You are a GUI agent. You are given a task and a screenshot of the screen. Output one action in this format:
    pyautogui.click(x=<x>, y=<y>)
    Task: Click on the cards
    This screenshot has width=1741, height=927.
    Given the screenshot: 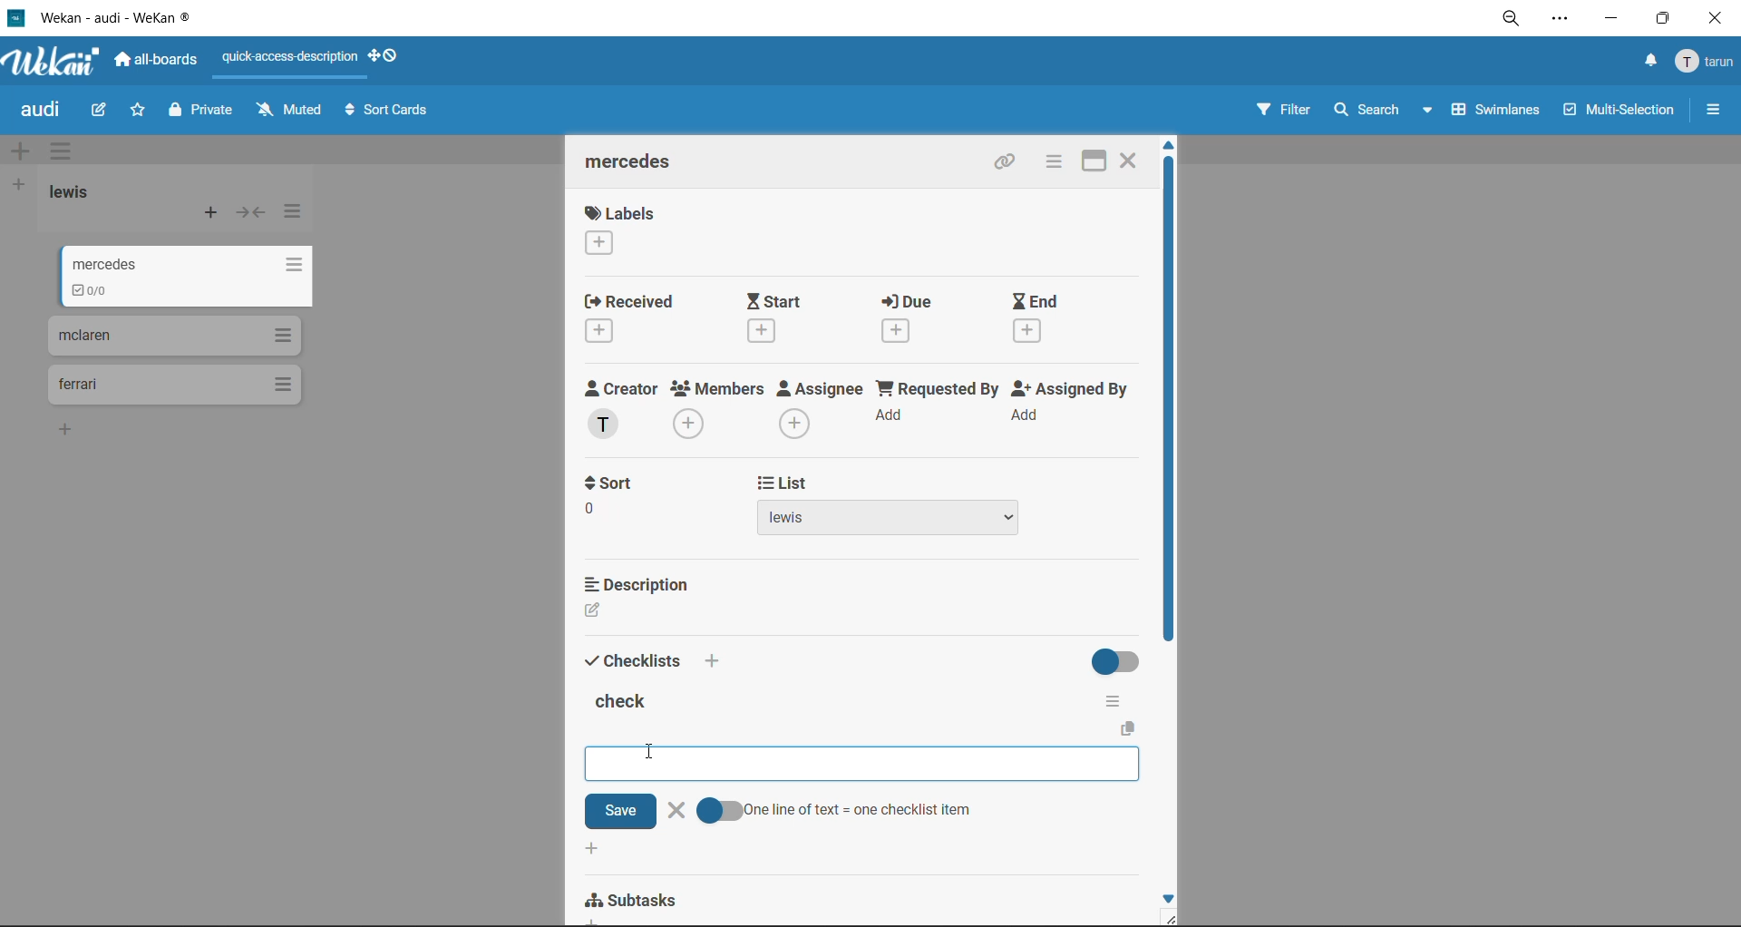 What is the action you would take?
    pyautogui.click(x=169, y=340)
    